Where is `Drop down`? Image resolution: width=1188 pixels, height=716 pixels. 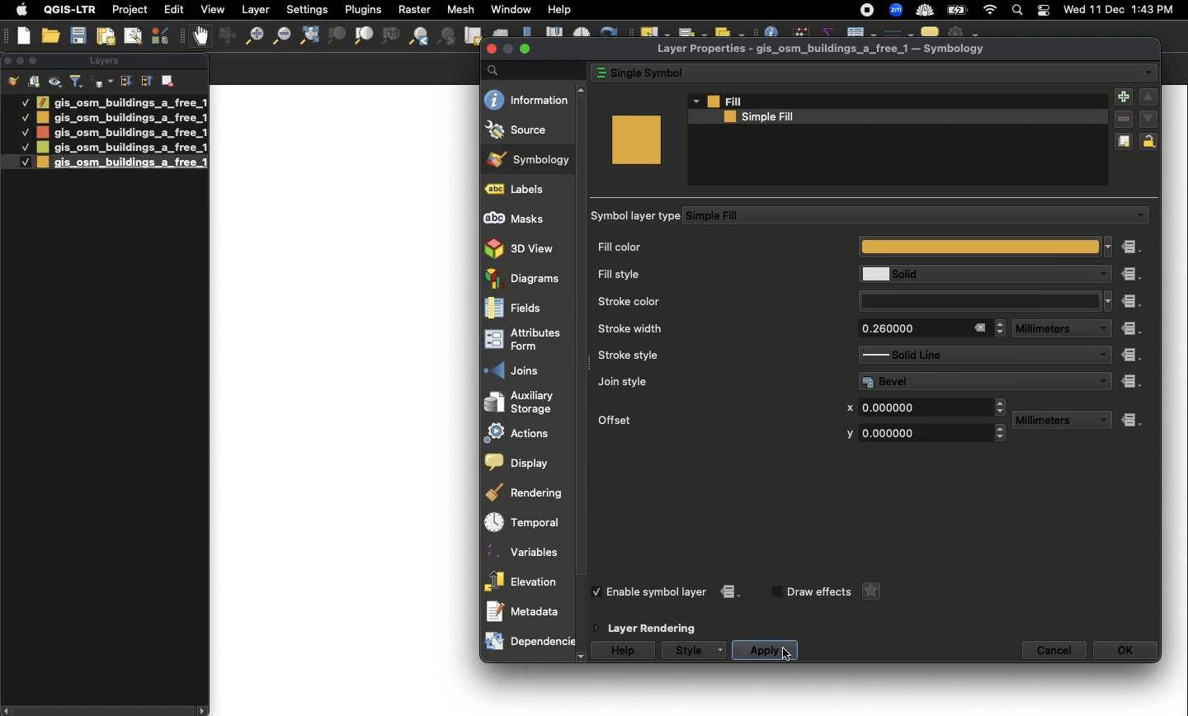
Drop down is located at coordinates (1109, 301).